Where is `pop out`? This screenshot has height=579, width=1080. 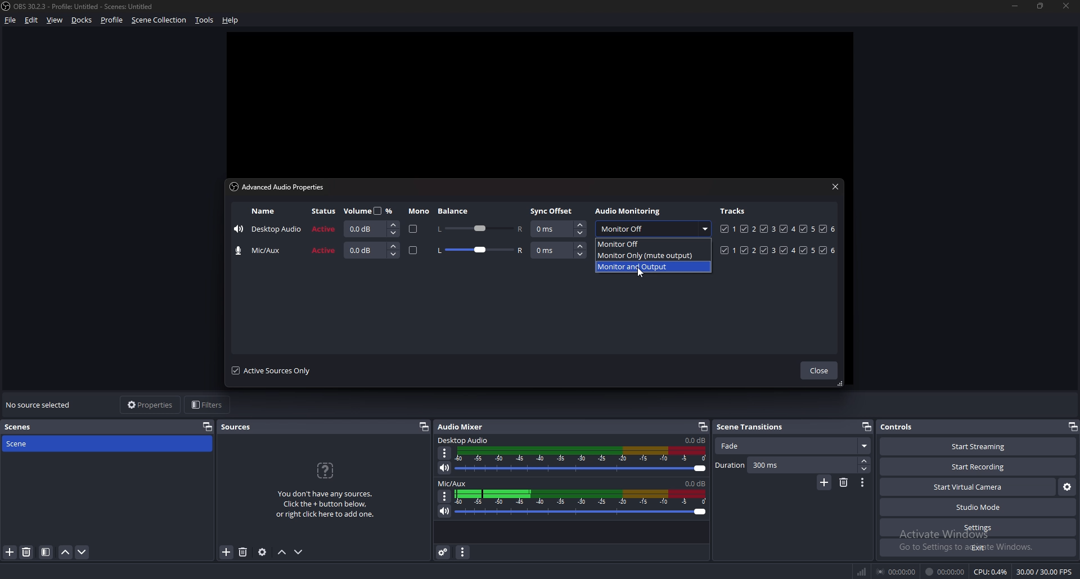
pop out is located at coordinates (424, 427).